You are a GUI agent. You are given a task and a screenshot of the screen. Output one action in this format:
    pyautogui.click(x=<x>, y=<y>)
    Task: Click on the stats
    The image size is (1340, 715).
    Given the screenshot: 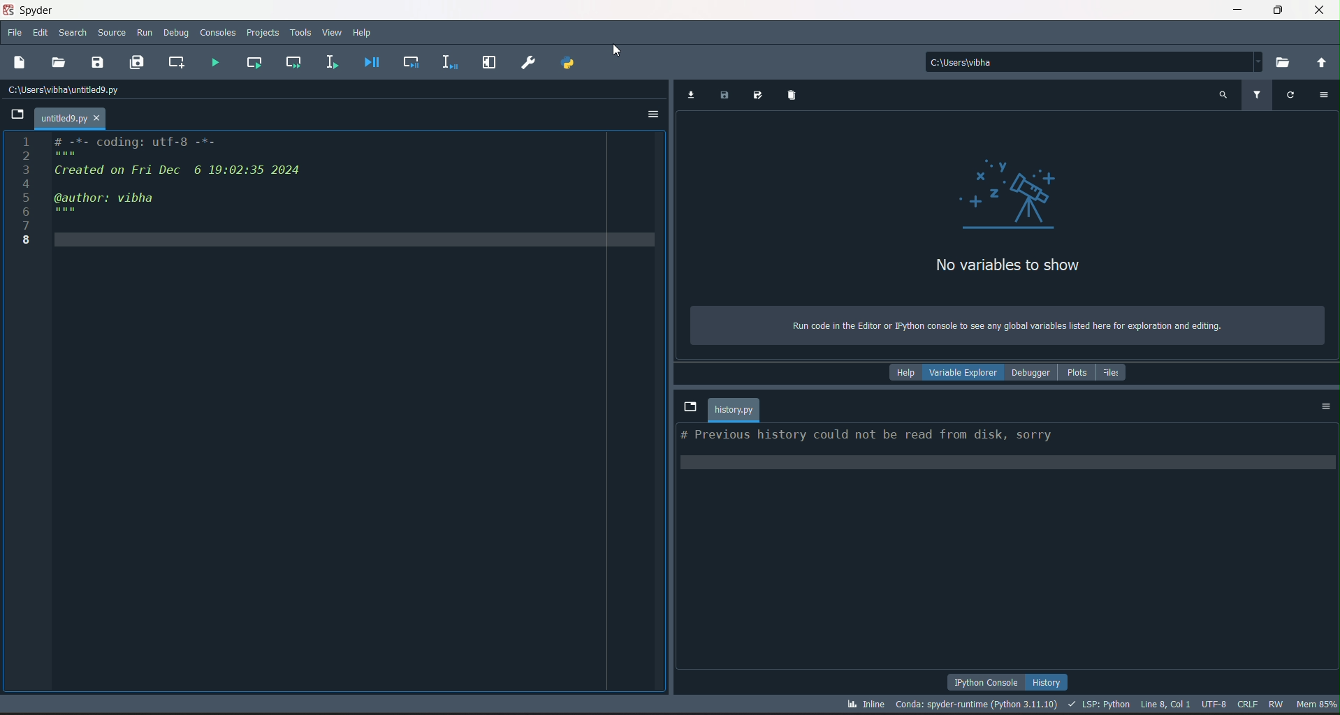 What is the action you would take?
    pyautogui.click(x=1091, y=705)
    